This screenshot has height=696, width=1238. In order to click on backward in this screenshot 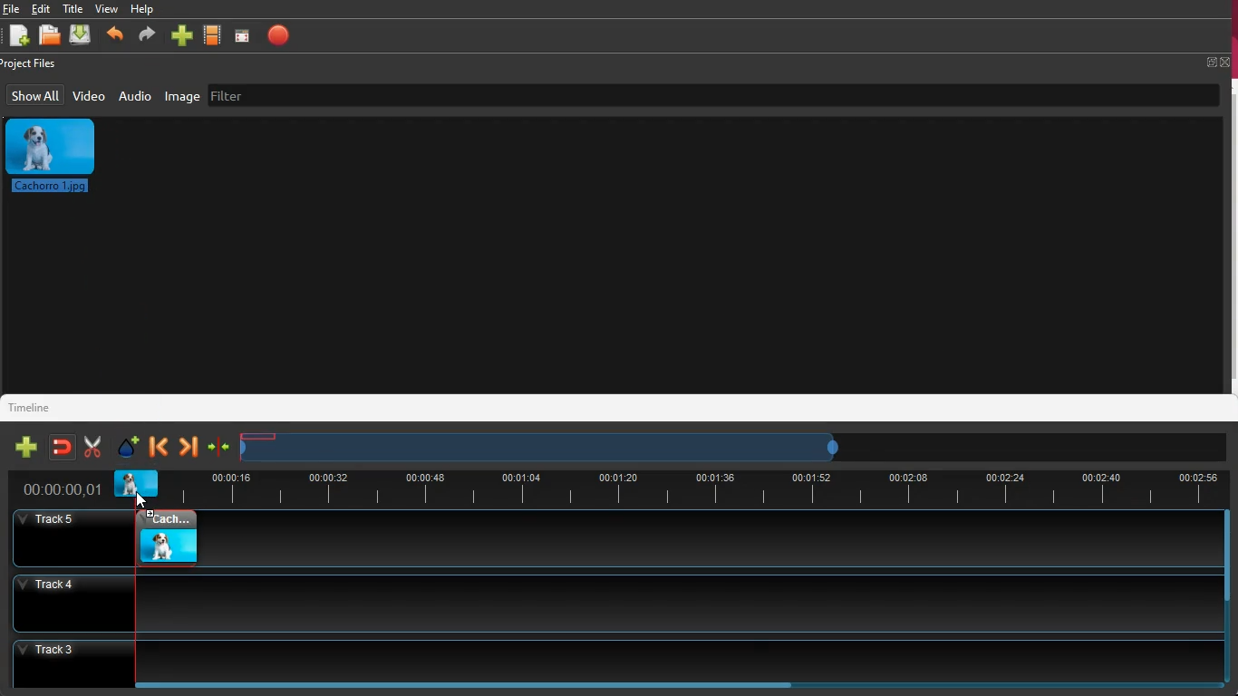, I will do `click(116, 34)`.